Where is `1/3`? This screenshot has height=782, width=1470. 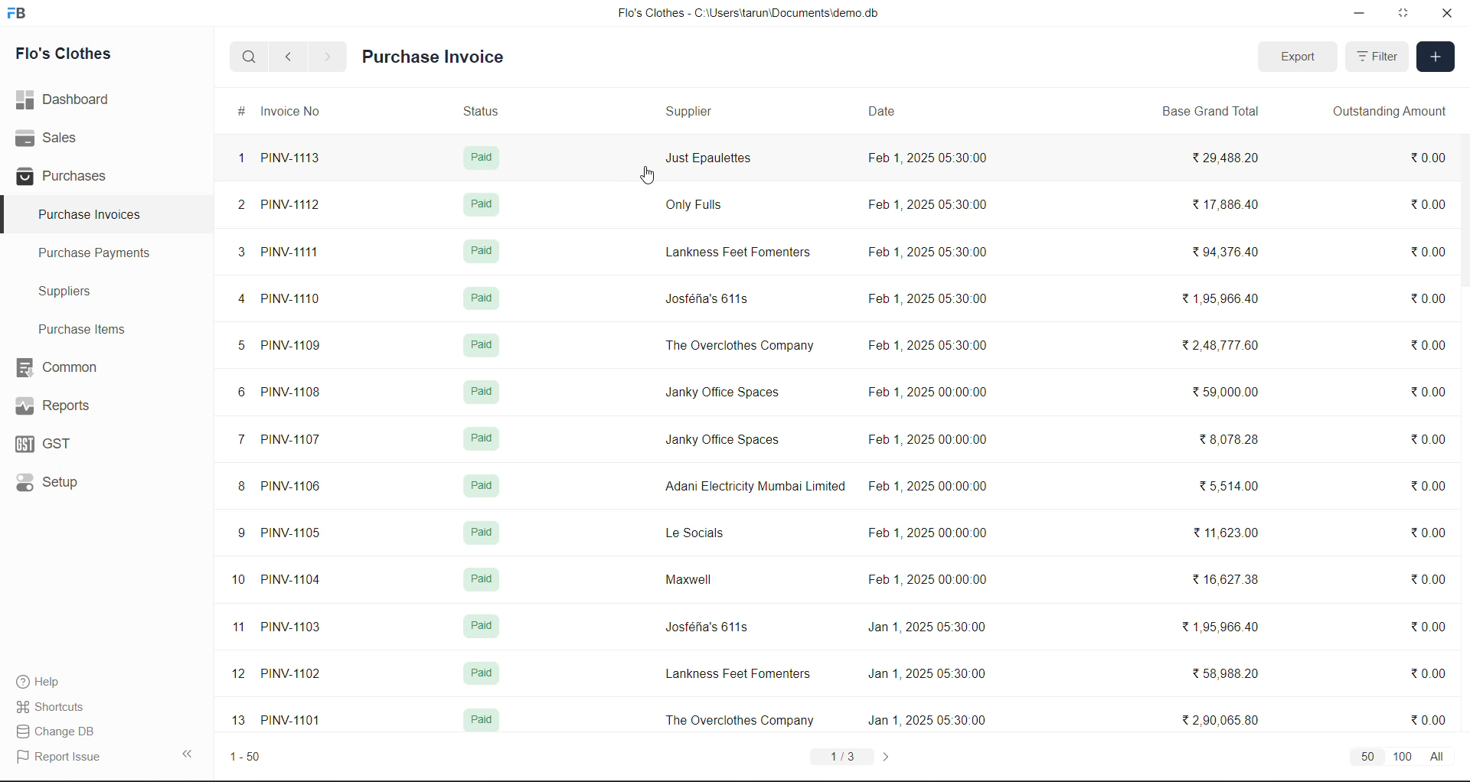
1/3 is located at coordinates (843, 756).